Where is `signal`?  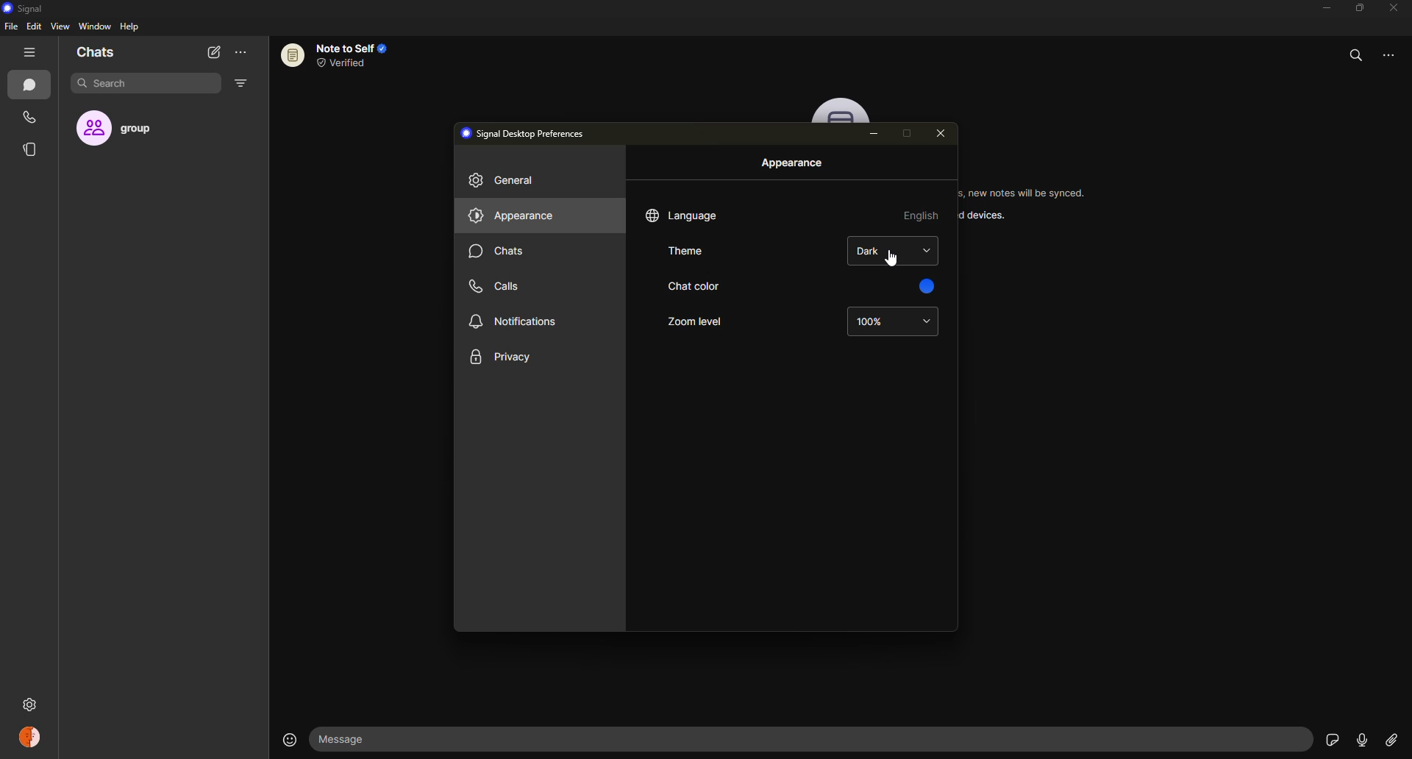
signal is located at coordinates (22, 10).